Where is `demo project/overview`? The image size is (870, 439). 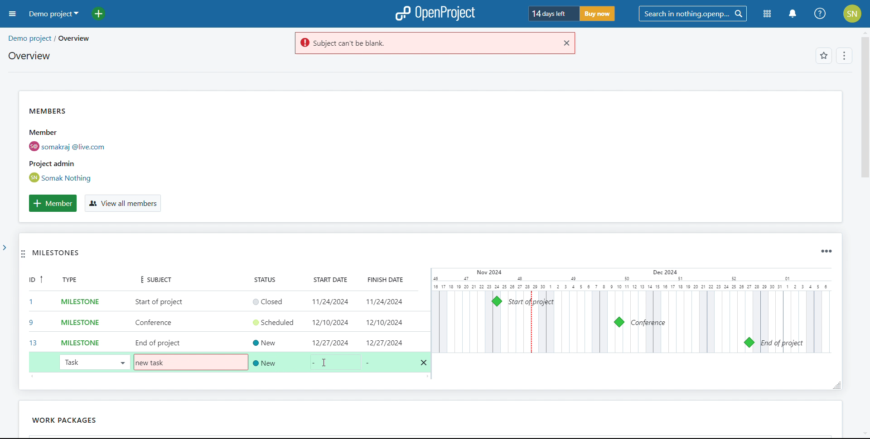 demo project/overview is located at coordinates (48, 38).